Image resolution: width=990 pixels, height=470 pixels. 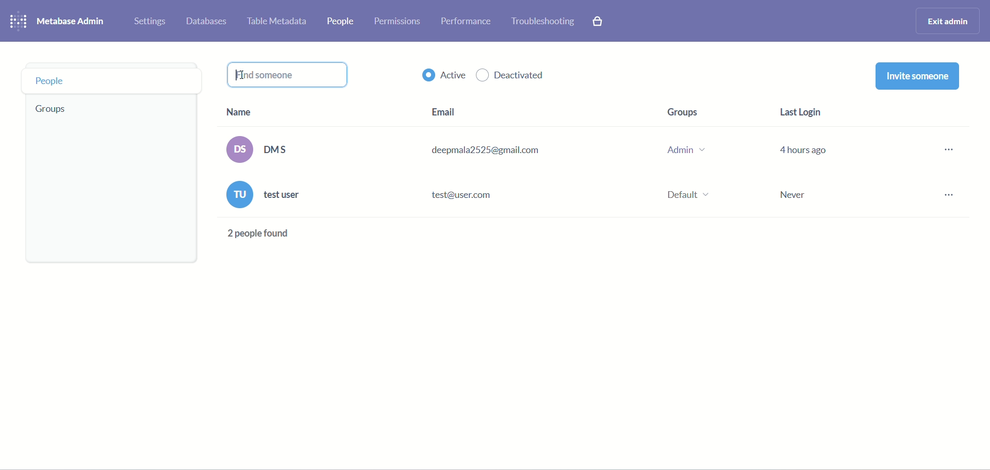 What do you see at coordinates (467, 21) in the screenshot?
I see `performance` at bounding box center [467, 21].